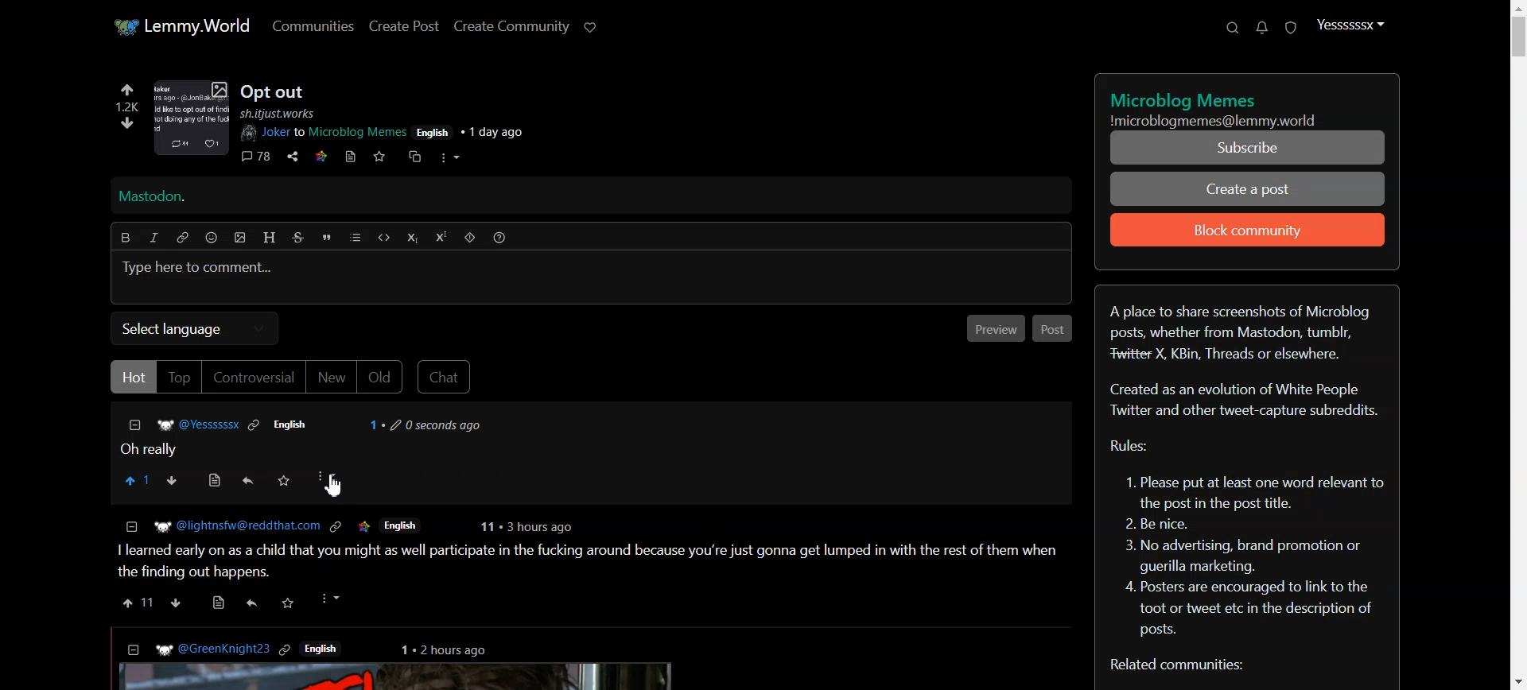 The image size is (1527, 690). Describe the element at coordinates (293, 157) in the screenshot. I see `share` at that location.